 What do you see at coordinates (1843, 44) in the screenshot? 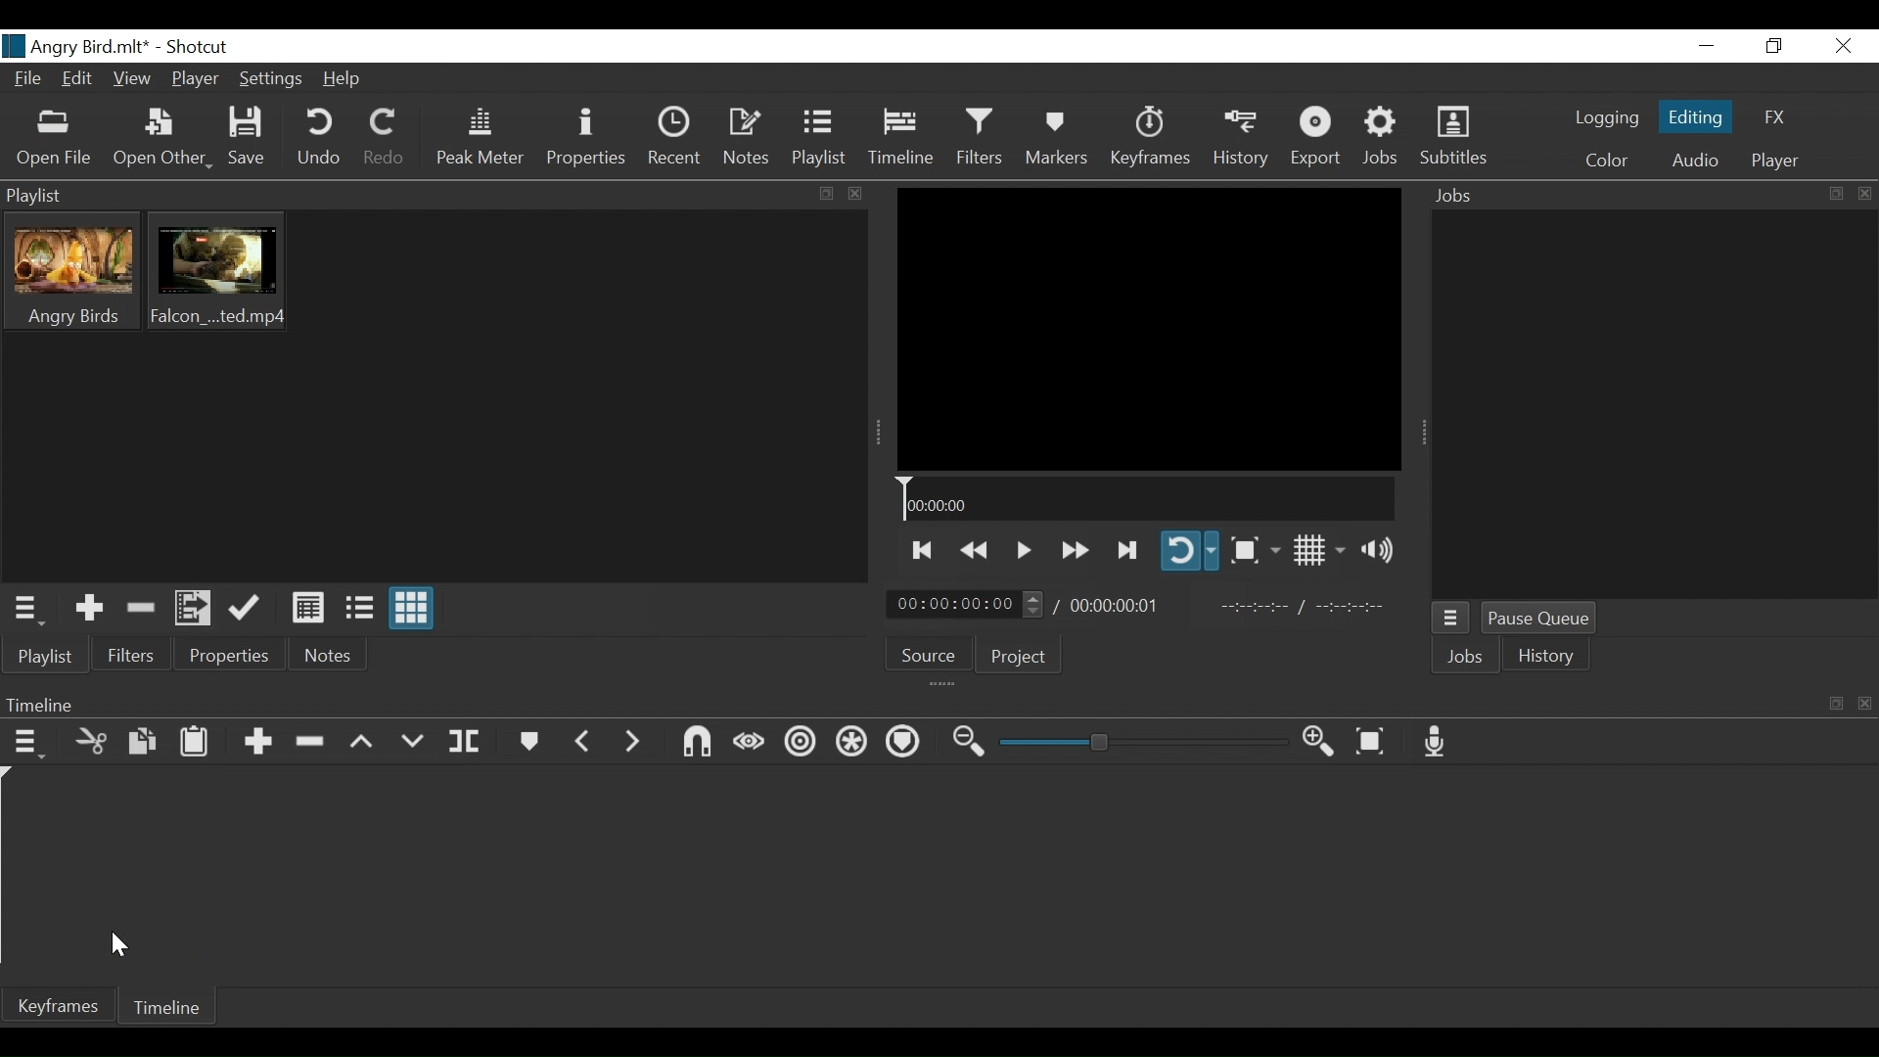
I see `Close` at bounding box center [1843, 44].